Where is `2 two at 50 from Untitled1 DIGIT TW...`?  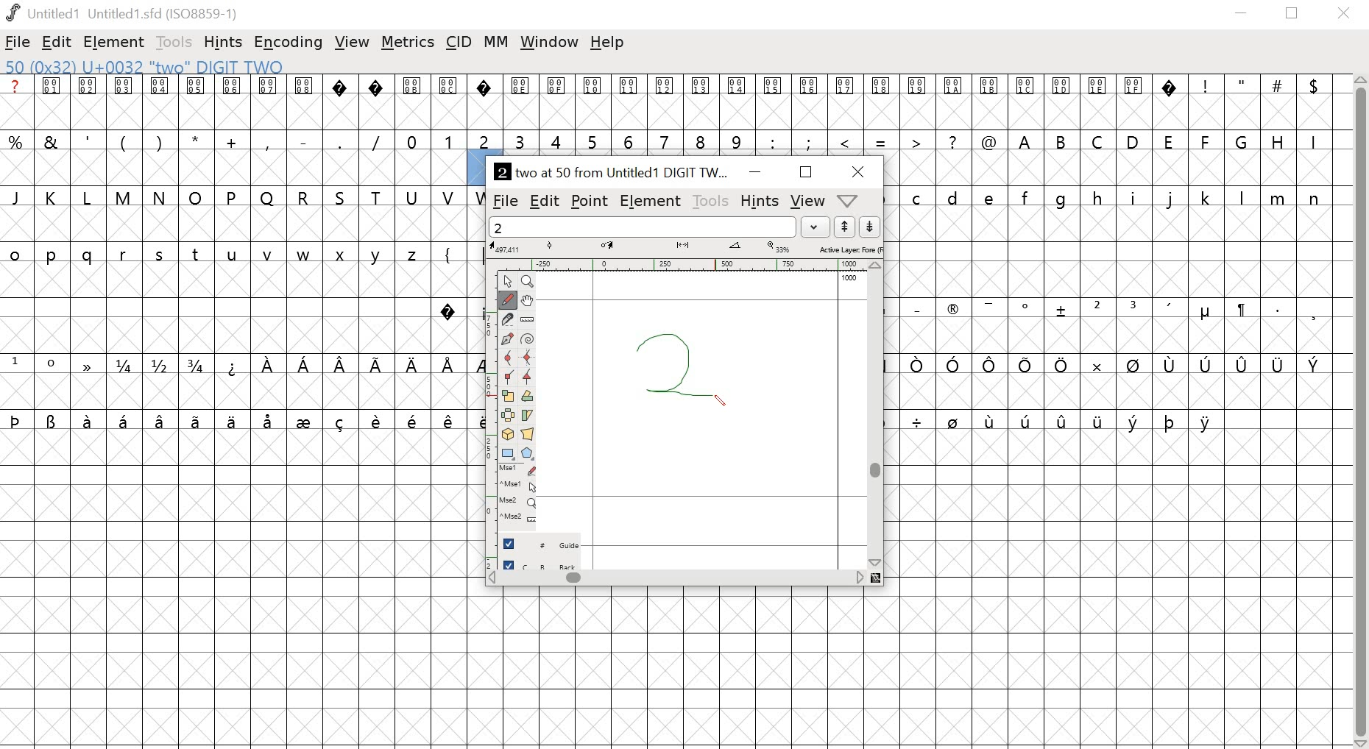 2 two at 50 from Untitled1 DIGIT TW... is located at coordinates (611, 171).